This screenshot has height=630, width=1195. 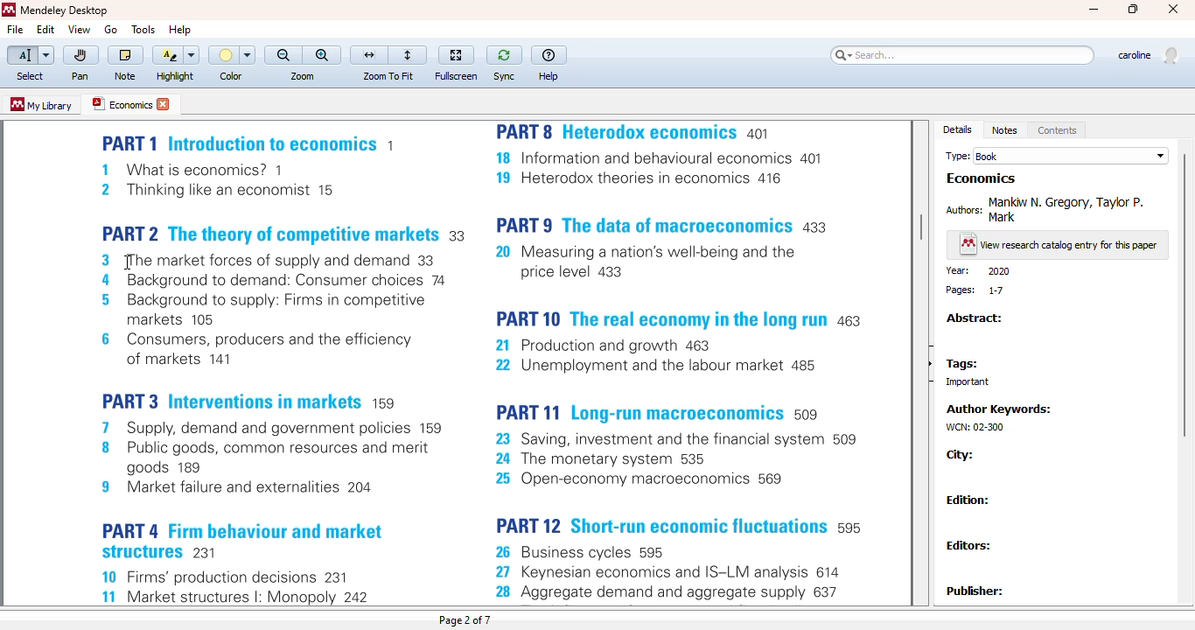 What do you see at coordinates (456, 76) in the screenshot?
I see `Fullscreen` at bounding box center [456, 76].